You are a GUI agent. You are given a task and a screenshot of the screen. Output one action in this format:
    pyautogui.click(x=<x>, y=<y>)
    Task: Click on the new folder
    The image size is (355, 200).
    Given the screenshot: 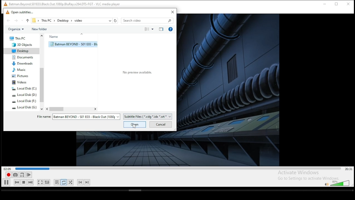 What is the action you would take?
    pyautogui.click(x=39, y=29)
    